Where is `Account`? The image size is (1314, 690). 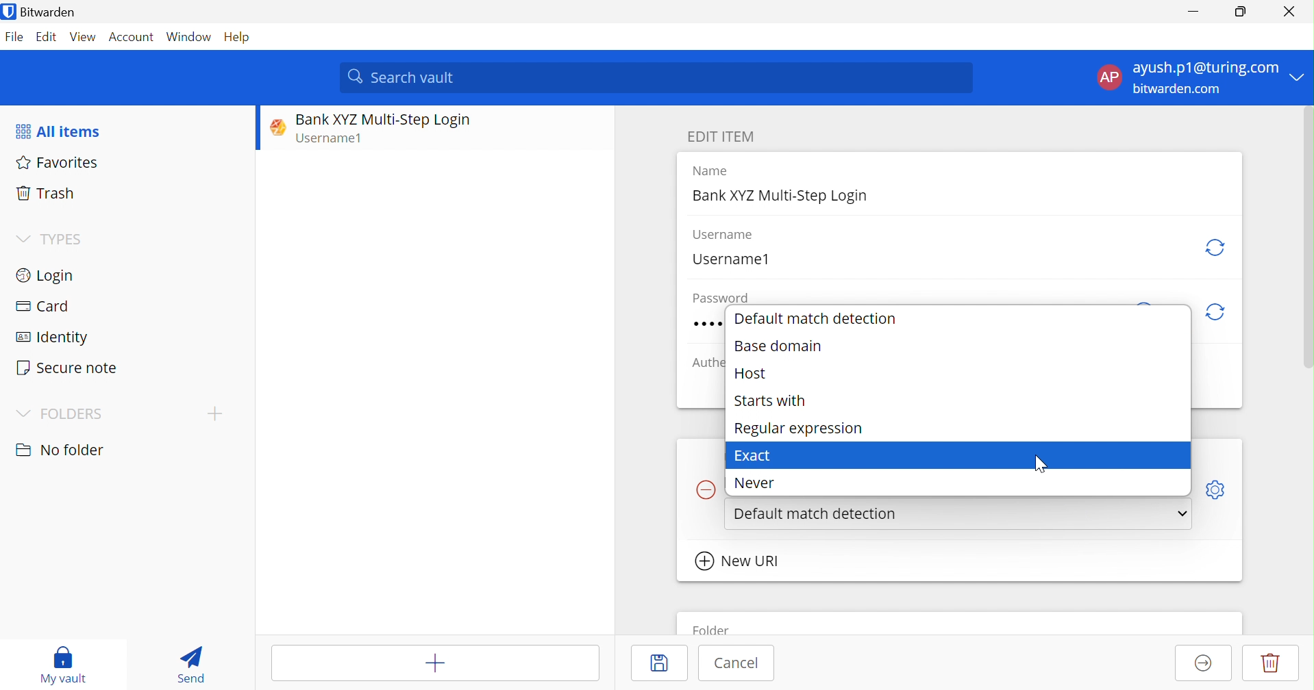
Account is located at coordinates (134, 40).